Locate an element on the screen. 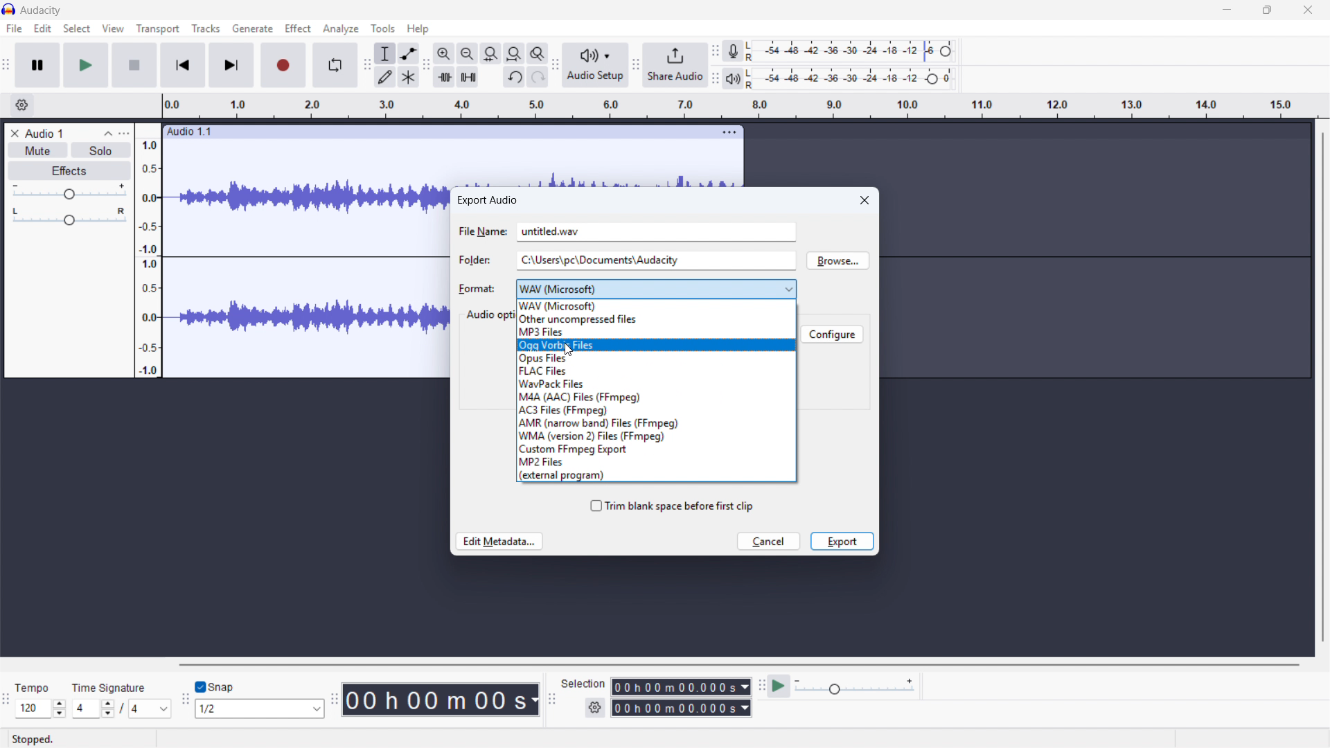 The image size is (1330, 748). Timeline  is located at coordinates (741, 106).